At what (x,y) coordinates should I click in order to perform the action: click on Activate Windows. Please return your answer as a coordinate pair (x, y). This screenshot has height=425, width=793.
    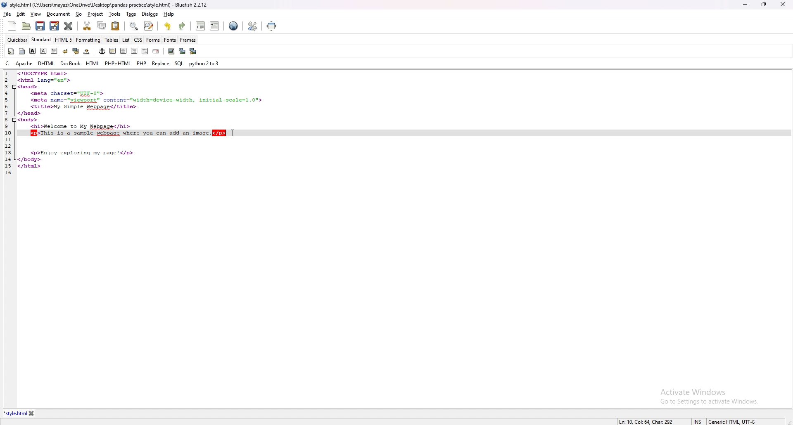
    Looking at the image, I should click on (693, 392).